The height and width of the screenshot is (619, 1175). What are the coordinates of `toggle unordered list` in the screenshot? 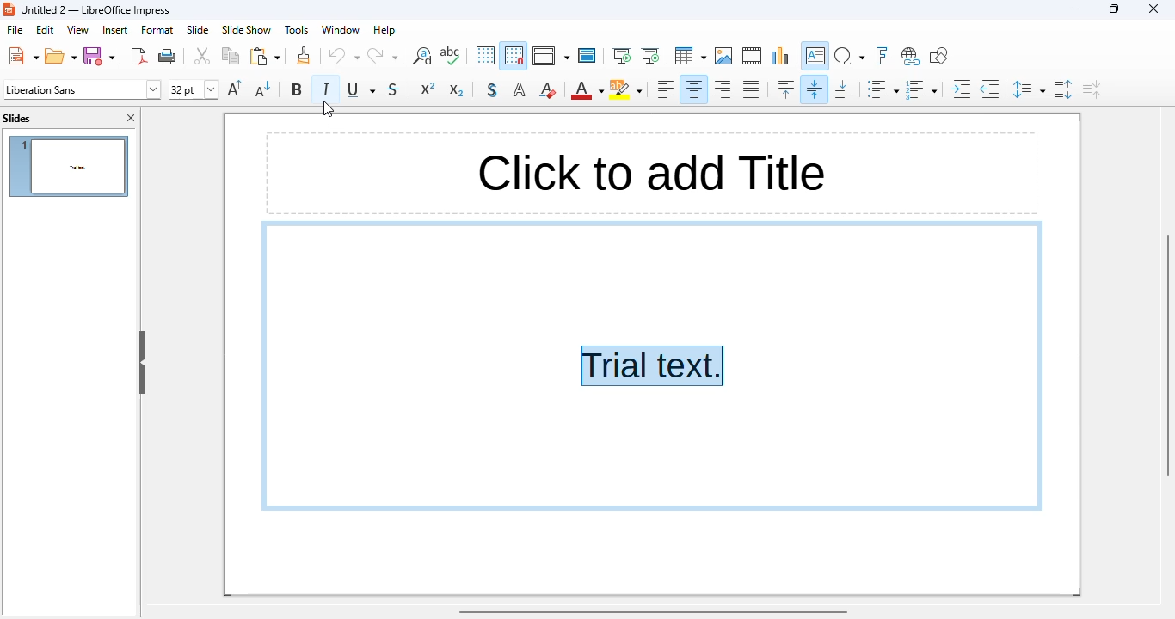 It's located at (882, 89).